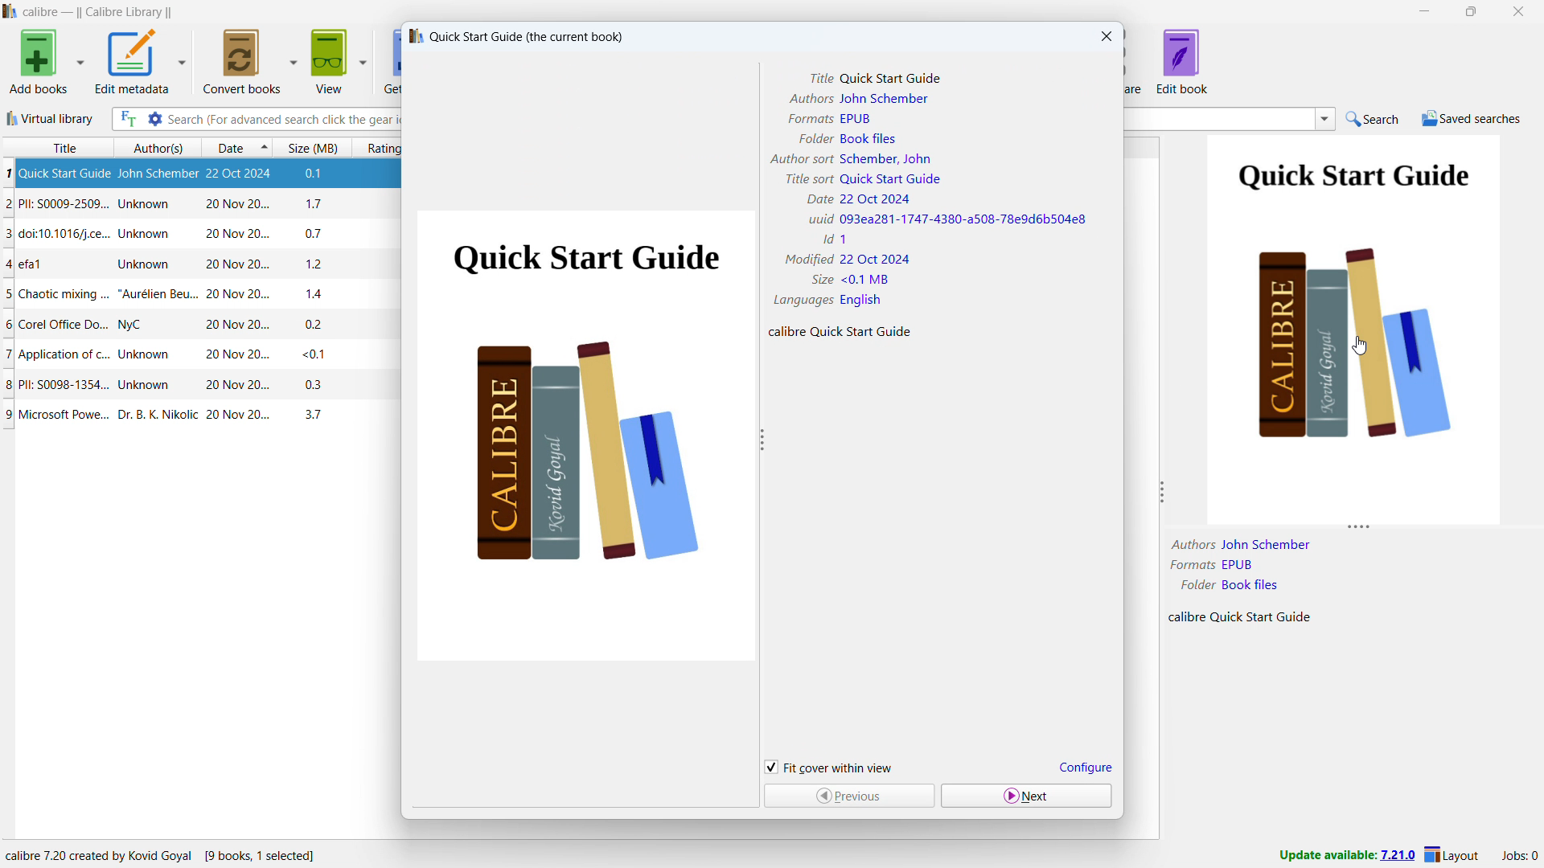  Describe the element at coordinates (891, 179) in the screenshot. I see `Quick style Guide` at that location.